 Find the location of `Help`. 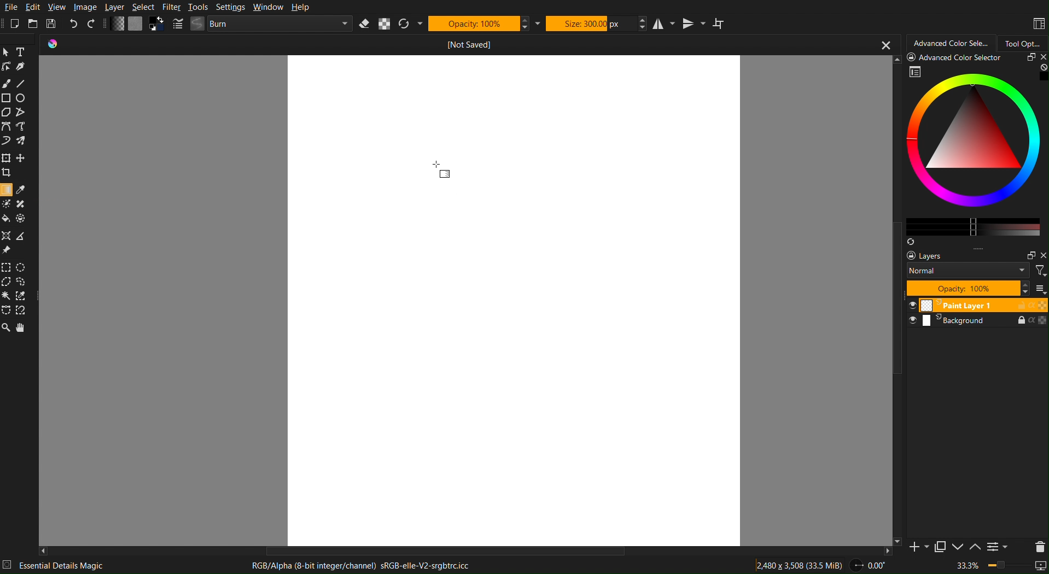

Help is located at coordinates (299, 8).